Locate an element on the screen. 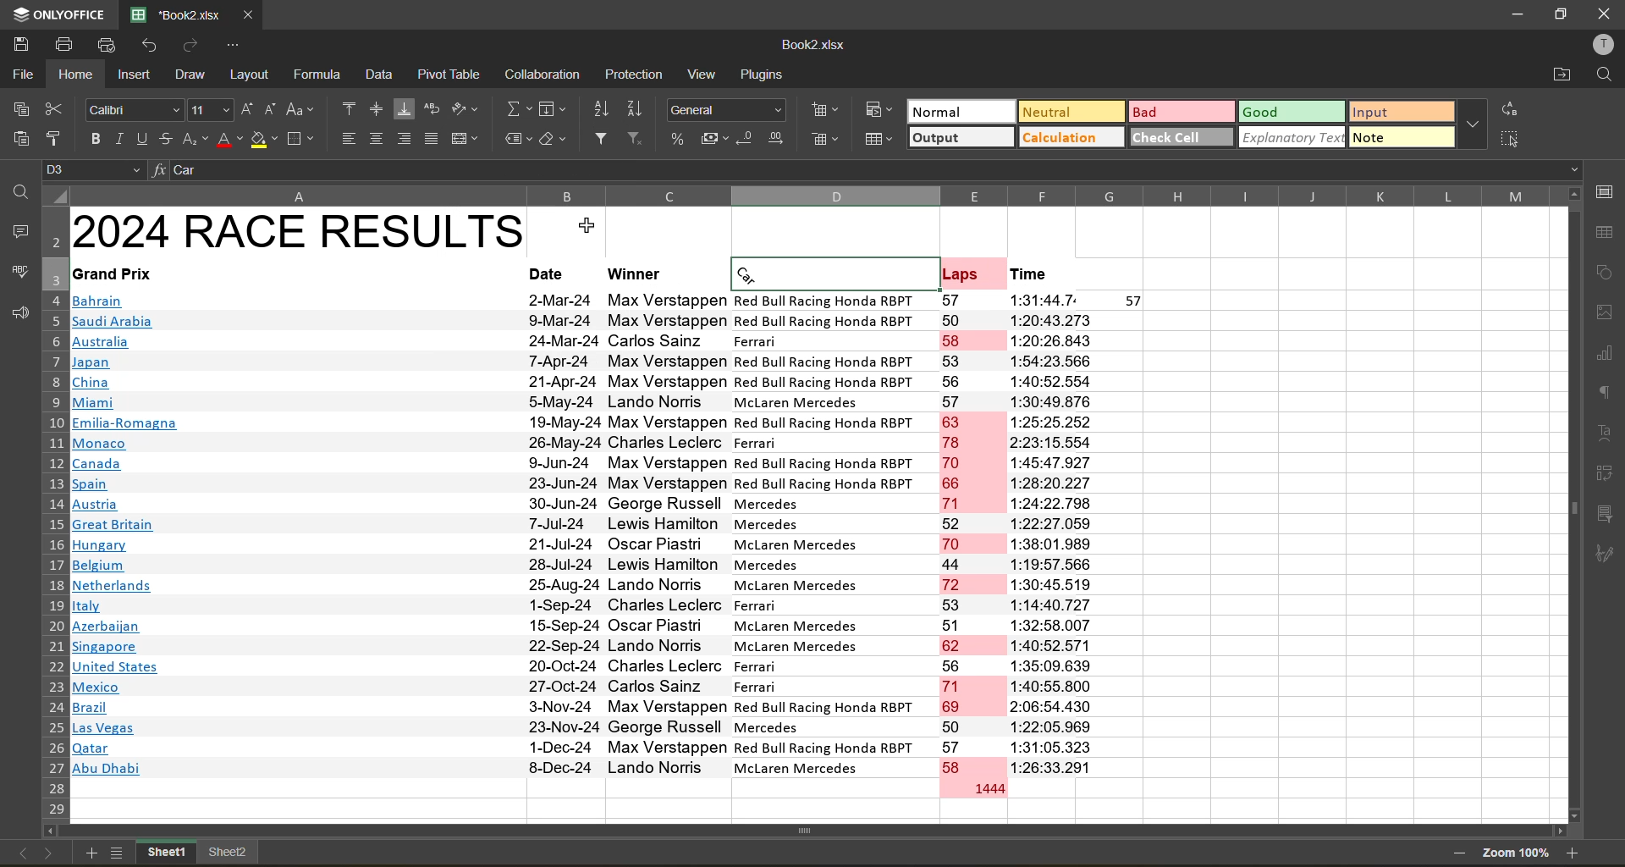 The image size is (1625, 867). good is located at coordinates (1291, 112).